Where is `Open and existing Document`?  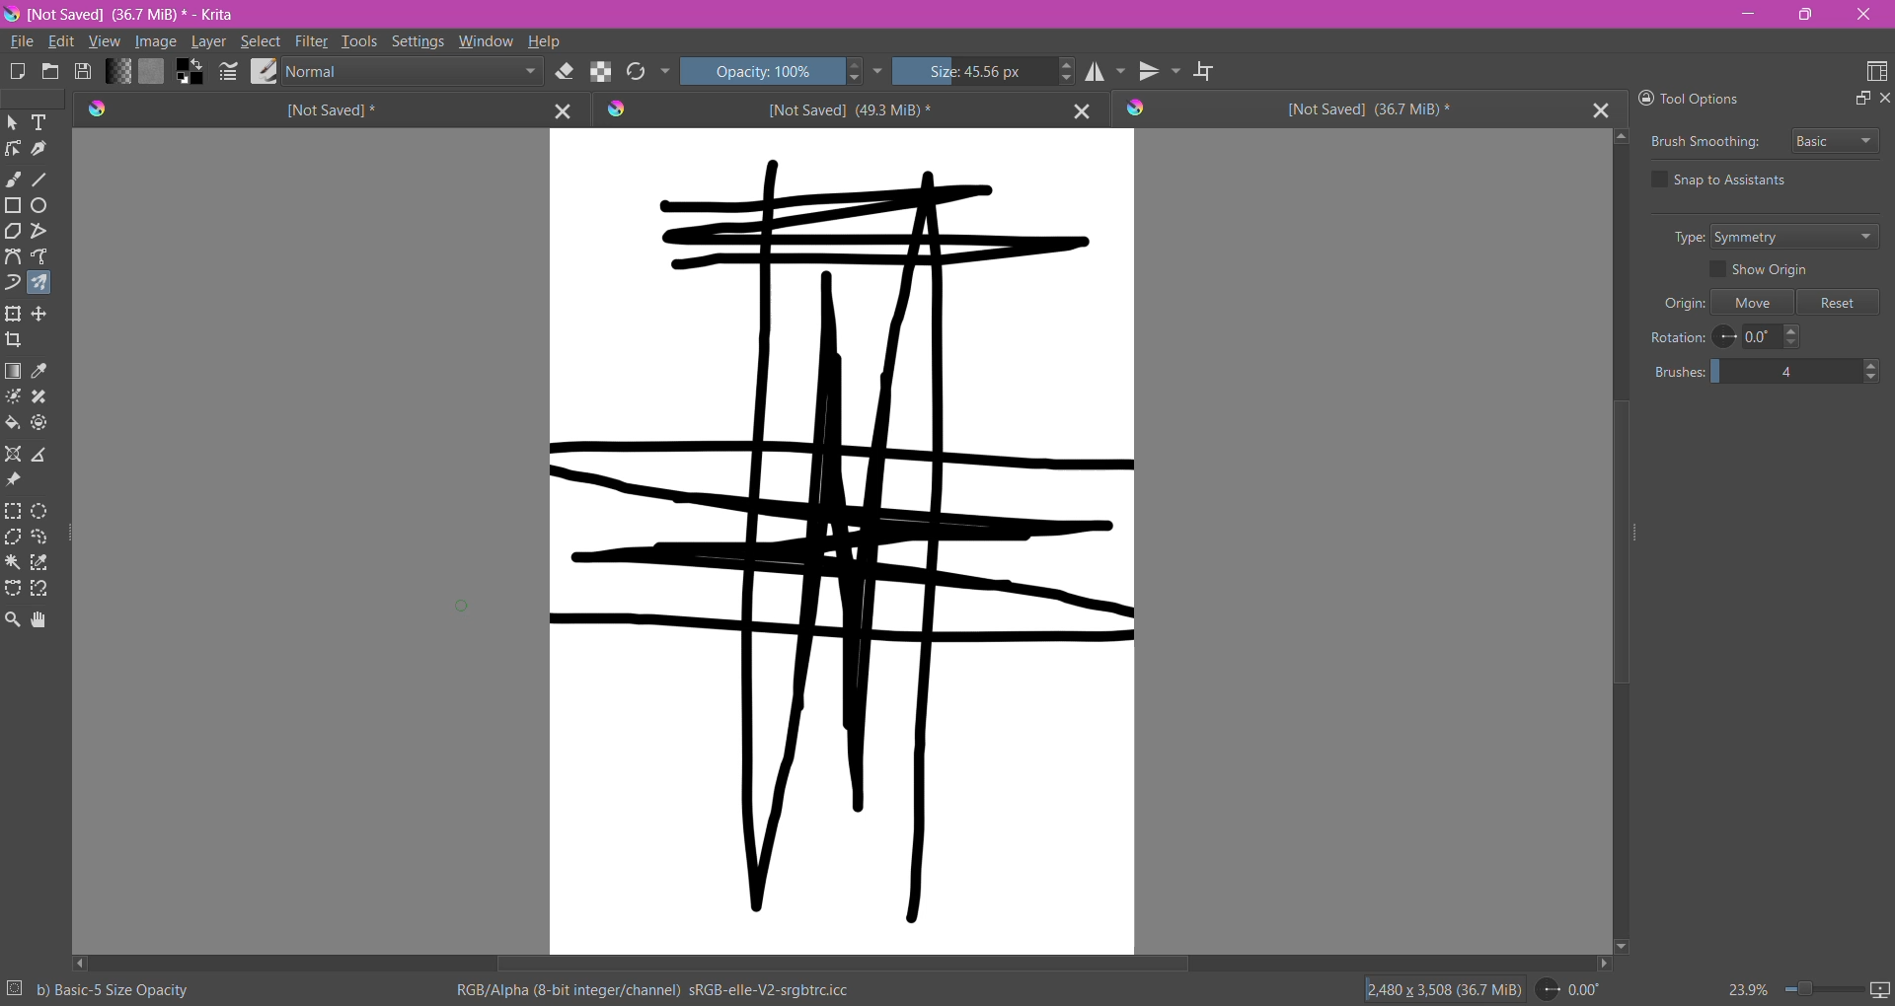 Open and existing Document is located at coordinates (50, 71).